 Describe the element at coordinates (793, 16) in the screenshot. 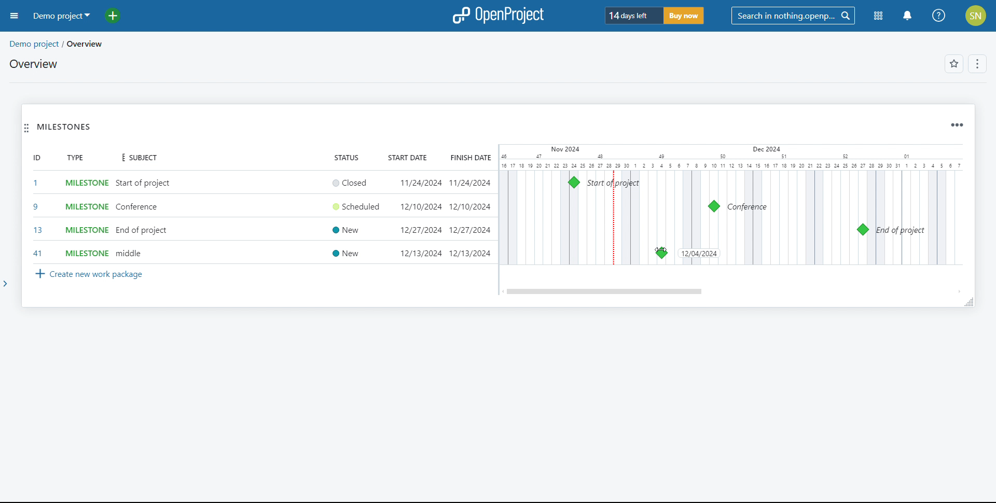

I see `search` at that location.